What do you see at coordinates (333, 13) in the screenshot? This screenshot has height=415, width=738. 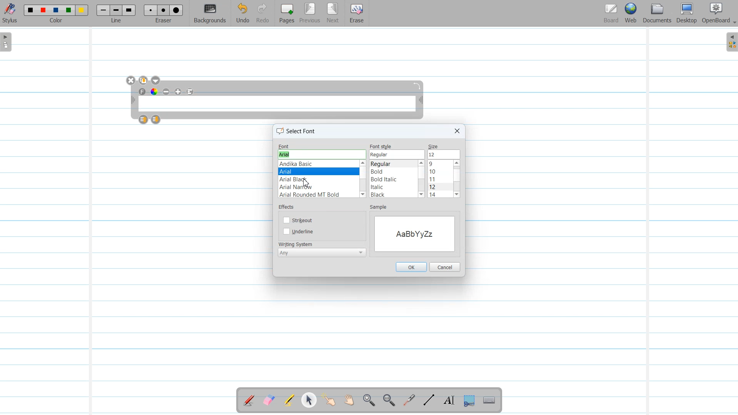 I see `Next` at bounding box center [333, 13].